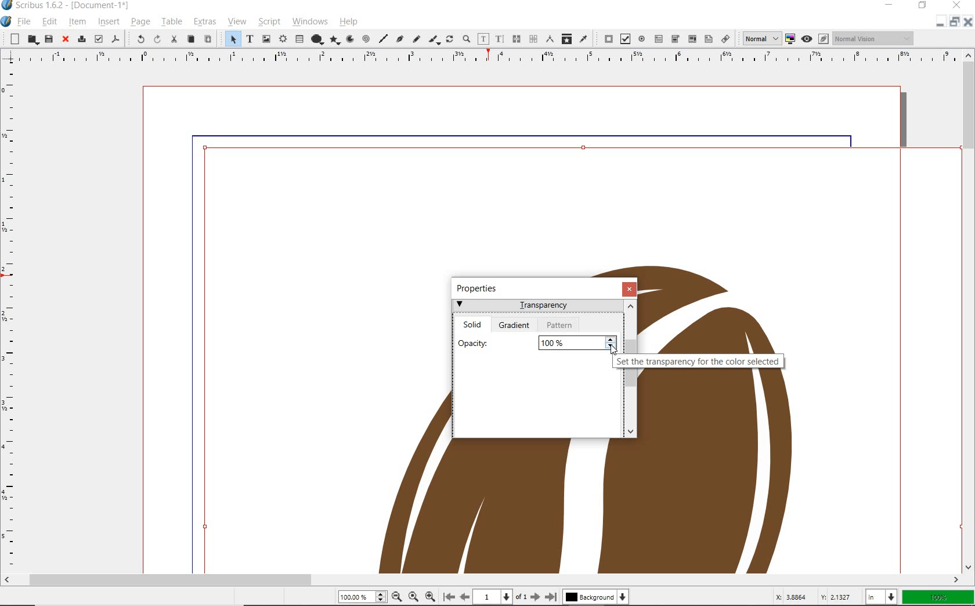 The height and width of the screenshot is (606, 975). I want to click on undo, so click(138, 39).